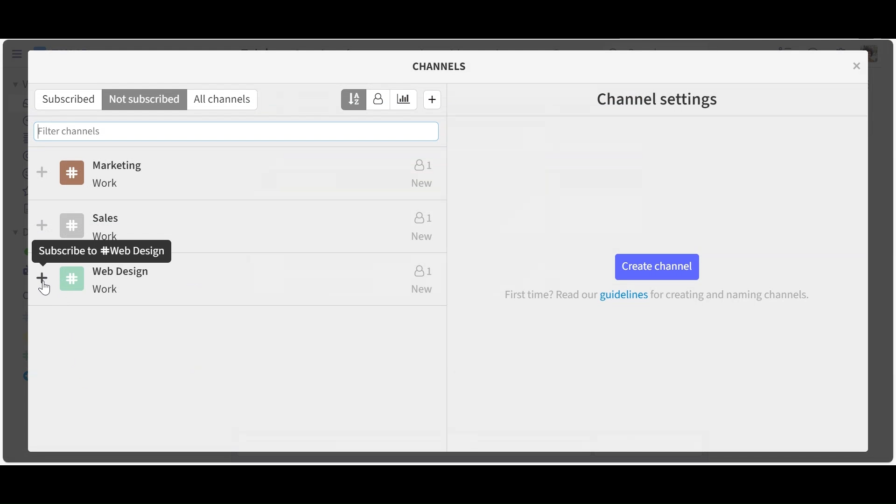 The height and width of the screenshot is (504, 896). I want to click on subsribe pop up, so click(100, 252).